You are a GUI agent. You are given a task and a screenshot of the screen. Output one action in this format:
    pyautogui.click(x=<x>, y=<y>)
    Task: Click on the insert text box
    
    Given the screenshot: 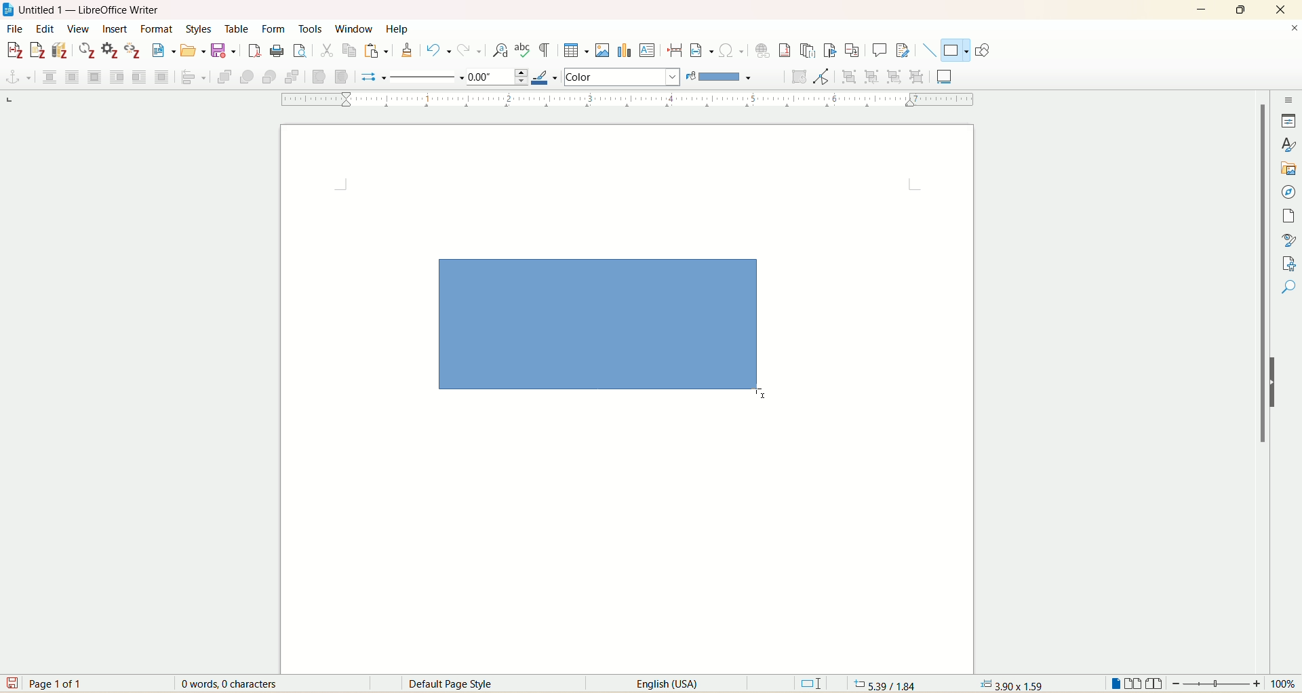 What is the action you would take?
    pyautogui.click(x=648, y=49)
    